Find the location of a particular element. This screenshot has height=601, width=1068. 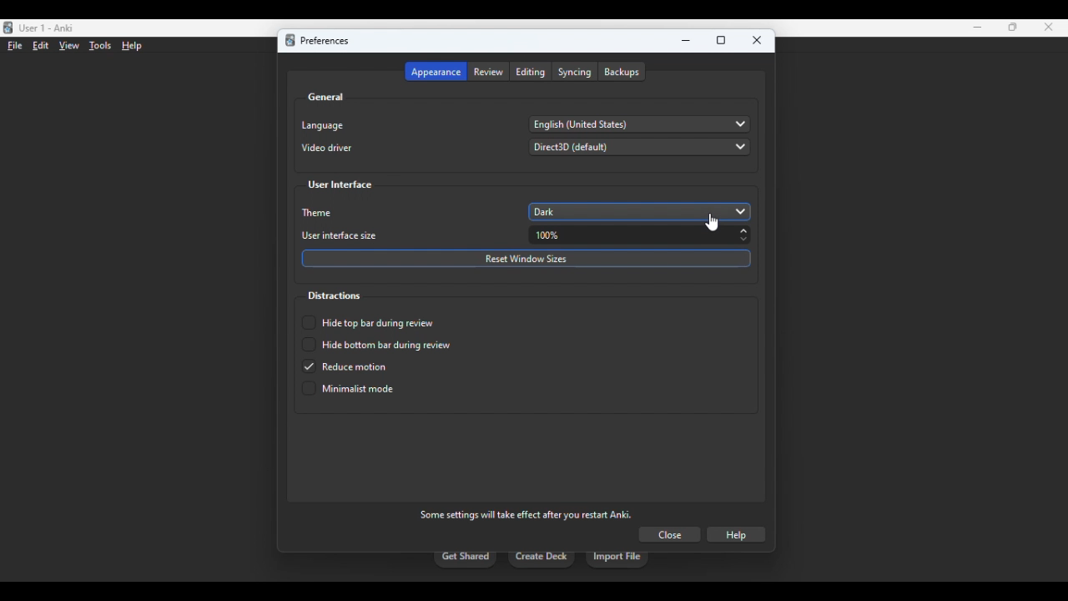

help is located at coordinates (132, 46).